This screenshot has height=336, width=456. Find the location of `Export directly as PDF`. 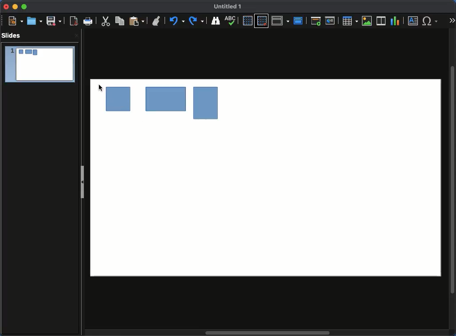

Export directly as PDF is located at coordinates (72, 21).